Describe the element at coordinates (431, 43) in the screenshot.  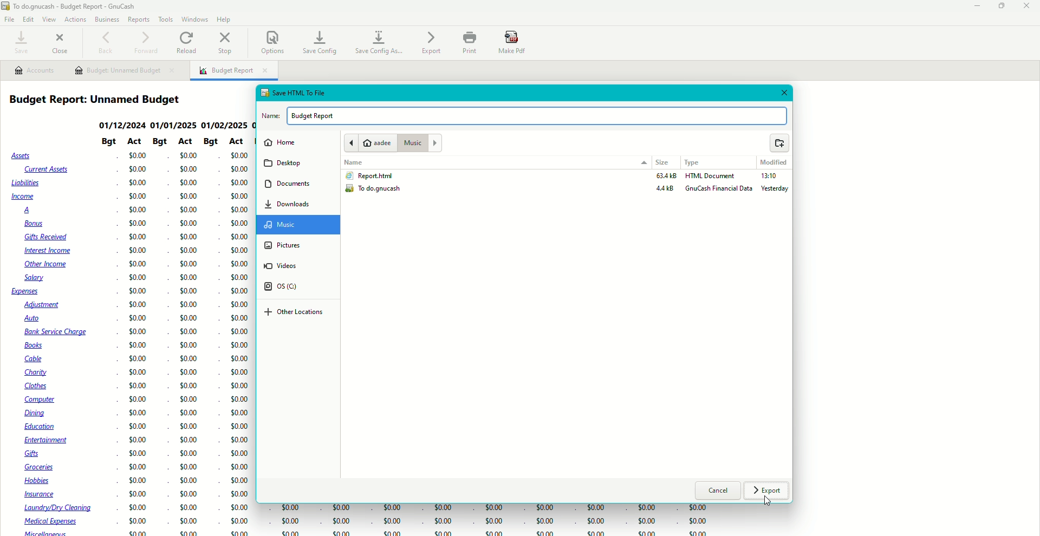
I see `Export` at that location.